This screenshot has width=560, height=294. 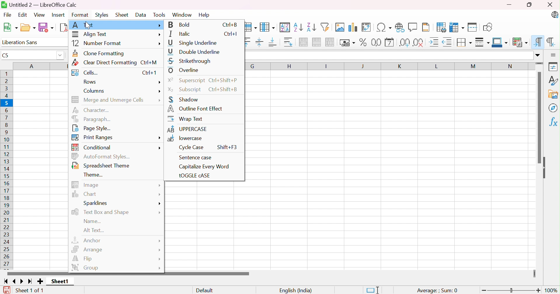 I want to click on Insert or Edit Pivot Table, so click(x=368, y=27).